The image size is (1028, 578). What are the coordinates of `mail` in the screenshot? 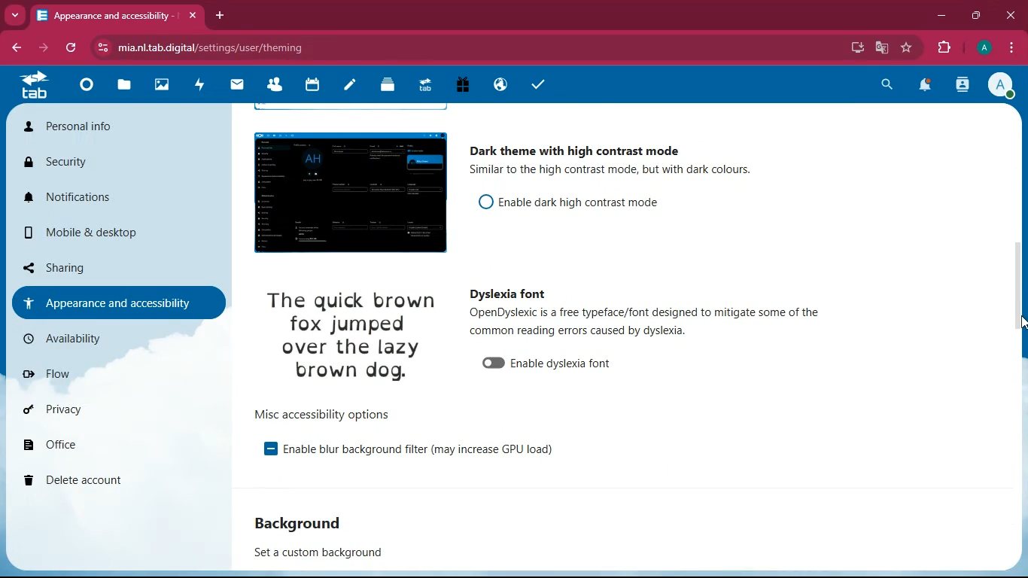 It's located at (241, 84).